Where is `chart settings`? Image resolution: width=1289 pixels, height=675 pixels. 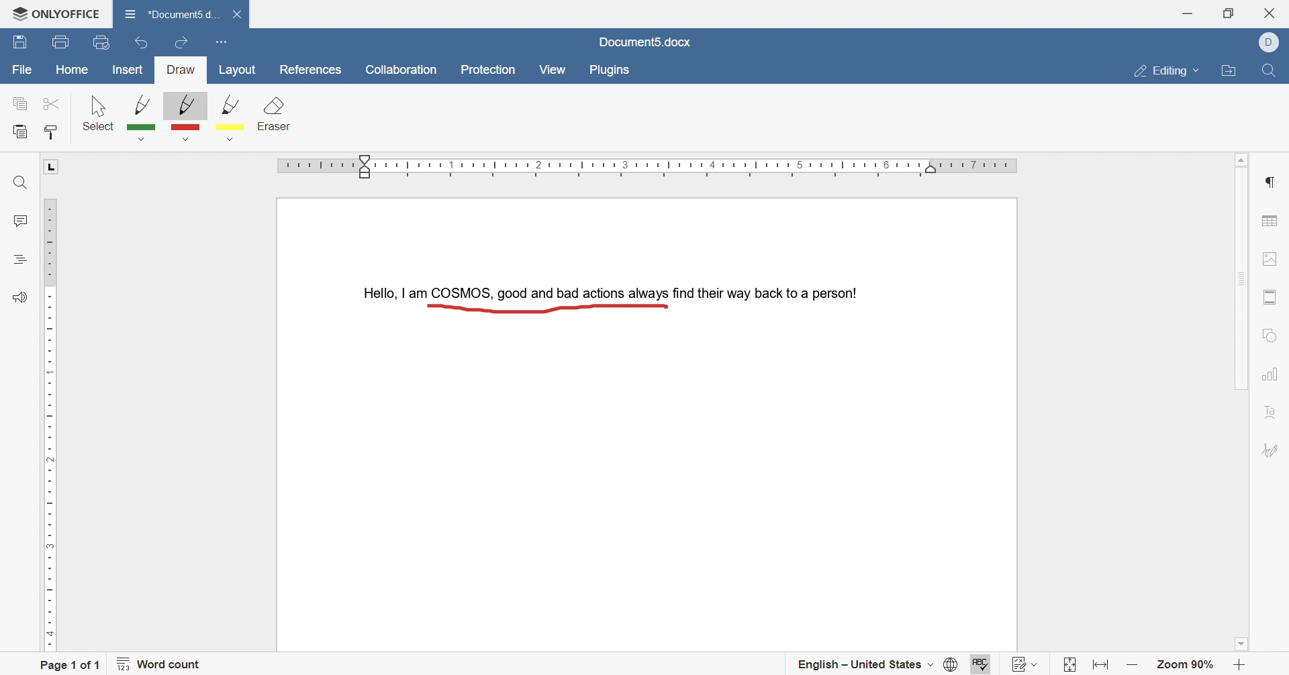
chart settings is located at coordinates (1270, 376).